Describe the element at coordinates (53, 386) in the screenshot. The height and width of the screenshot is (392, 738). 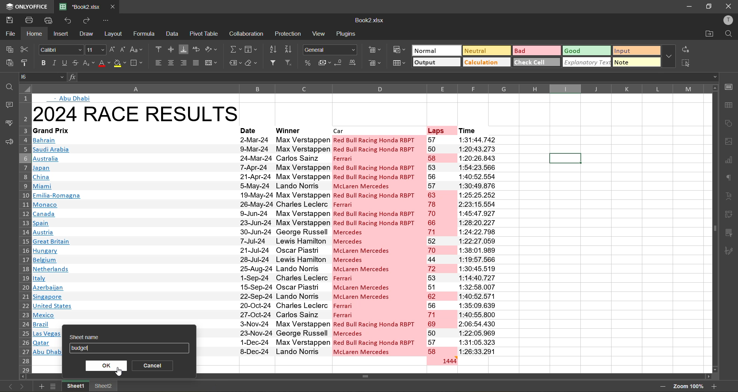
I see `sheet list` at that location.